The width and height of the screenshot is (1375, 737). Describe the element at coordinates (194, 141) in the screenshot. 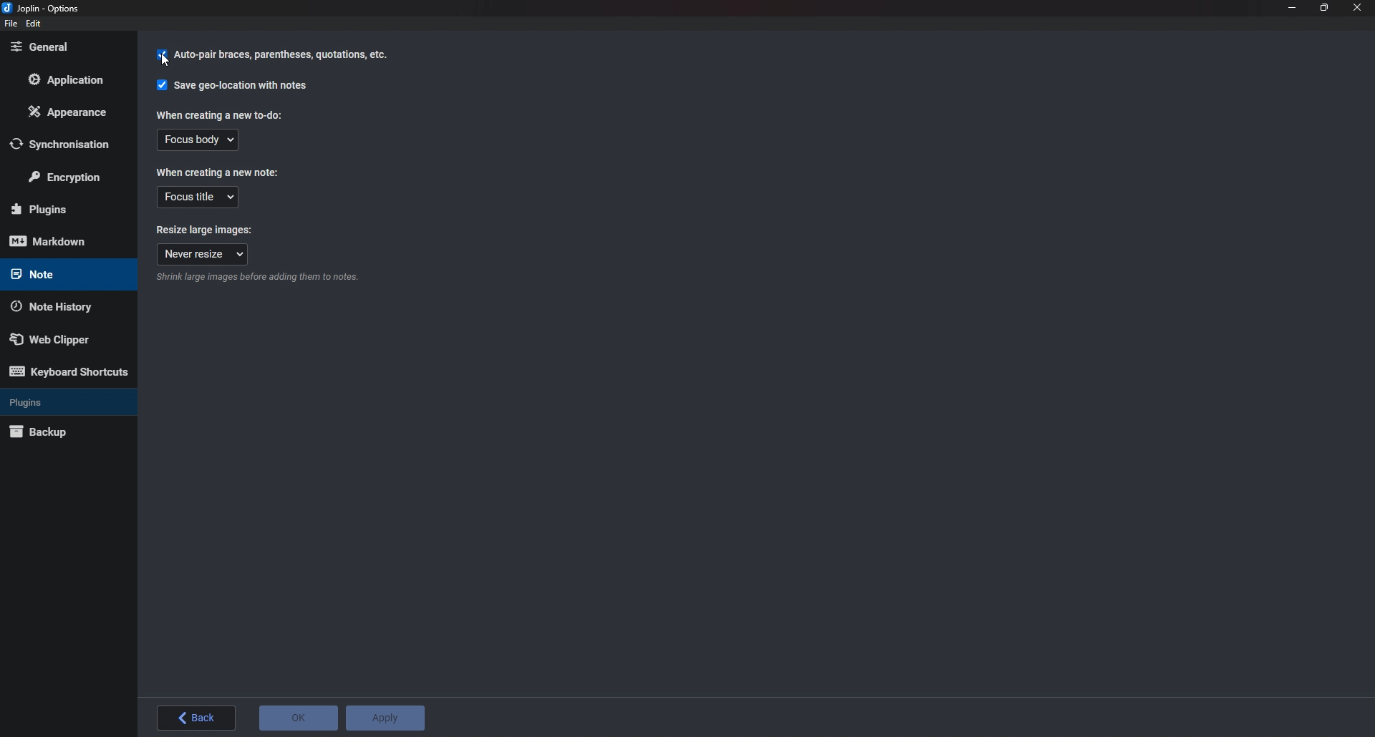

I see `Focus body` at that location.